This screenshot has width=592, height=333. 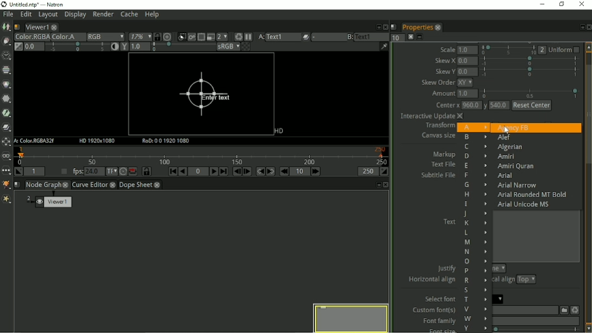 What do you see at coordinates (485, 106) in the screenshot?
I see `y` at bounding box center [485, 106].